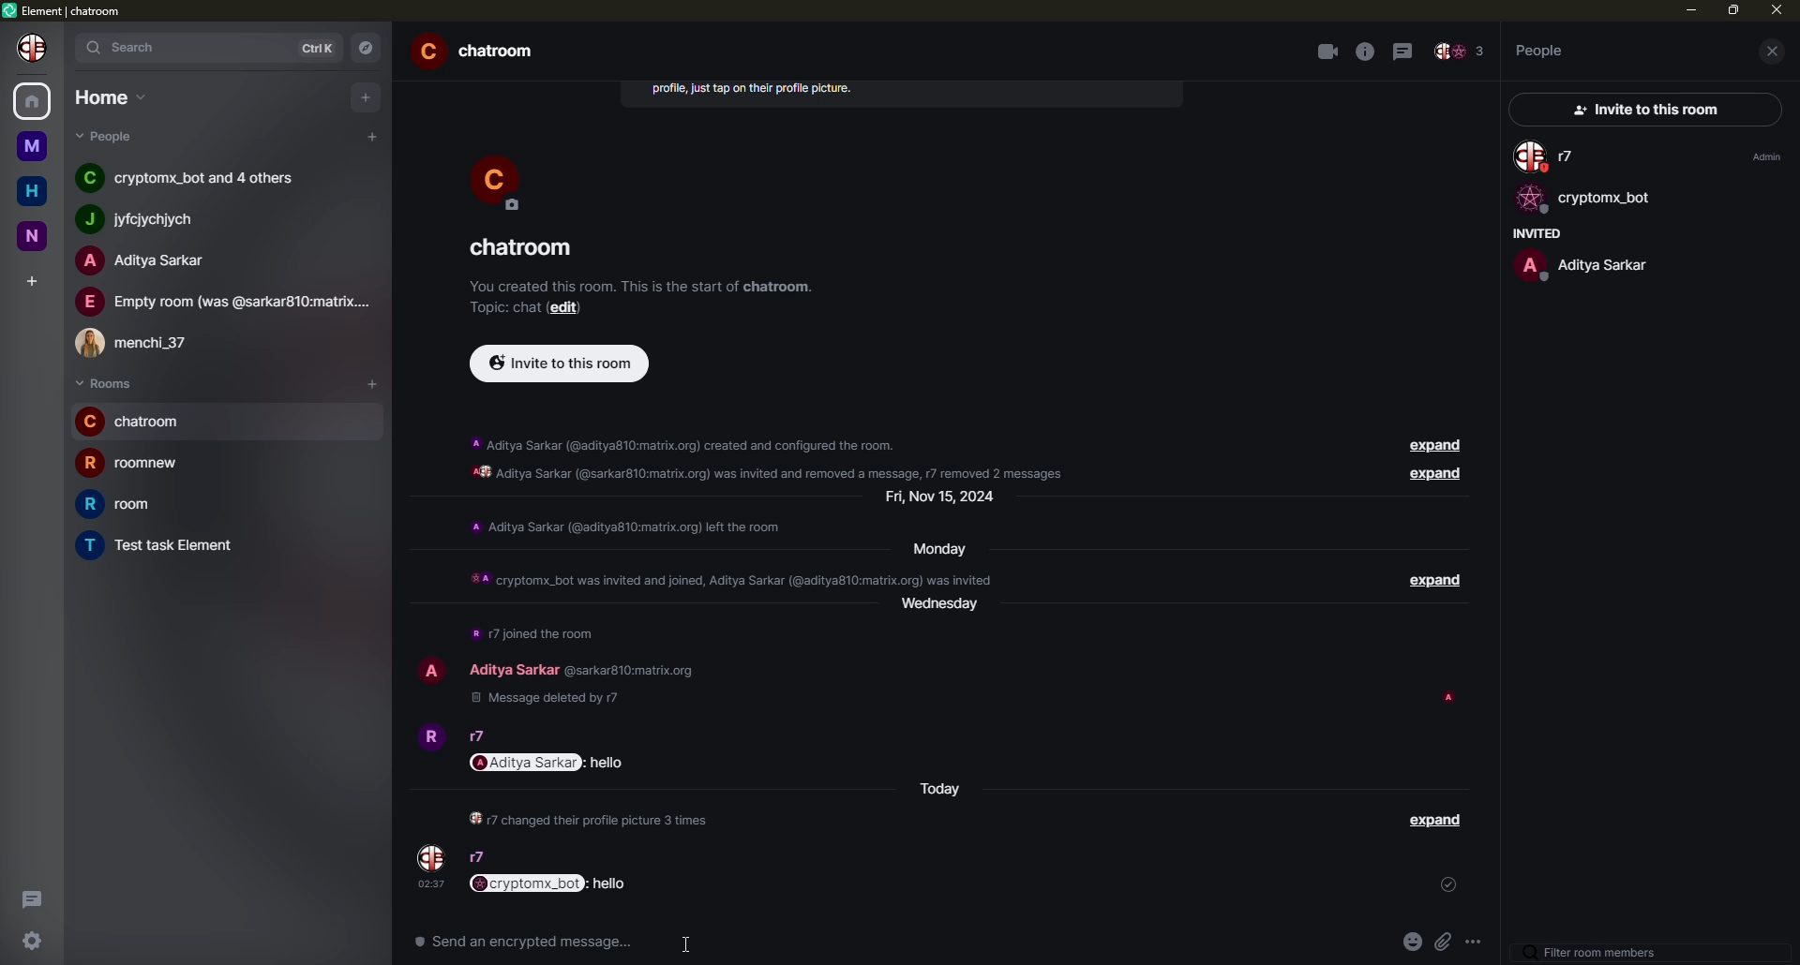 This screenshot has height=965, width=1800. What do you see at coordinates (1541, 50) in the screenshot?
I see `people` at bounding box center [1541, 50].